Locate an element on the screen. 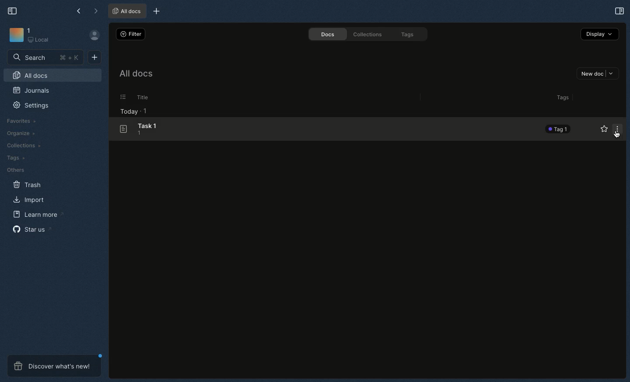 Image resolution: width=630 pixels, height=382 pixels. Filter is located at coordinates (129, 34).